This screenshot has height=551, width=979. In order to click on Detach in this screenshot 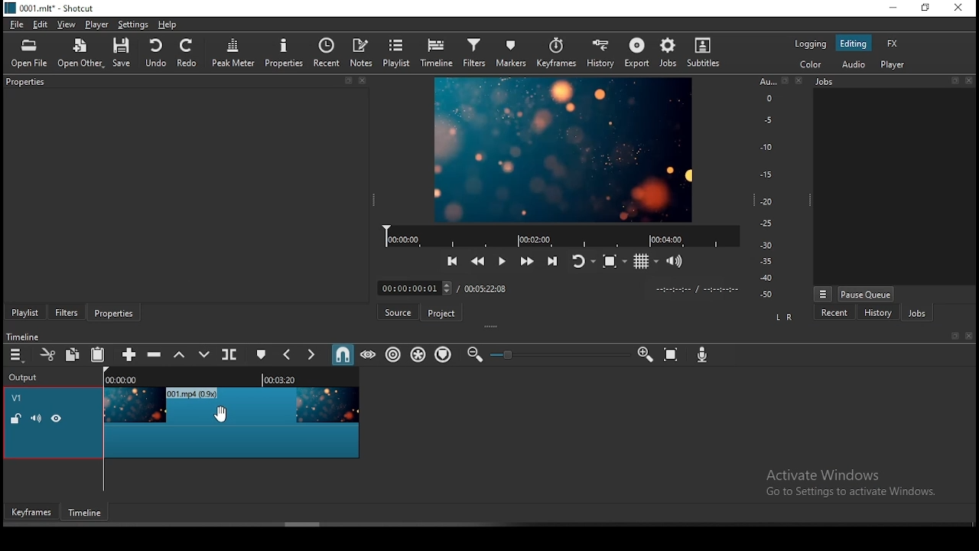, I will do `click(785, 80)`.